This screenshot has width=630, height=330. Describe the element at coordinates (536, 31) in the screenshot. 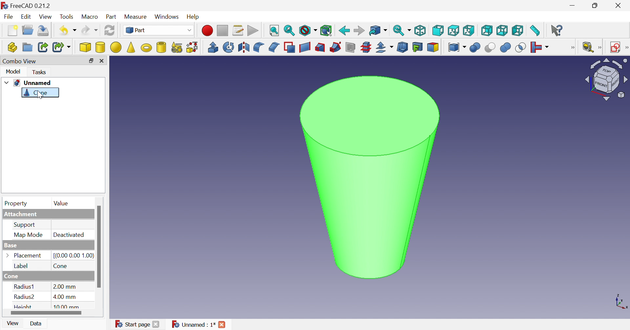

I see `Measure distance` at that location.